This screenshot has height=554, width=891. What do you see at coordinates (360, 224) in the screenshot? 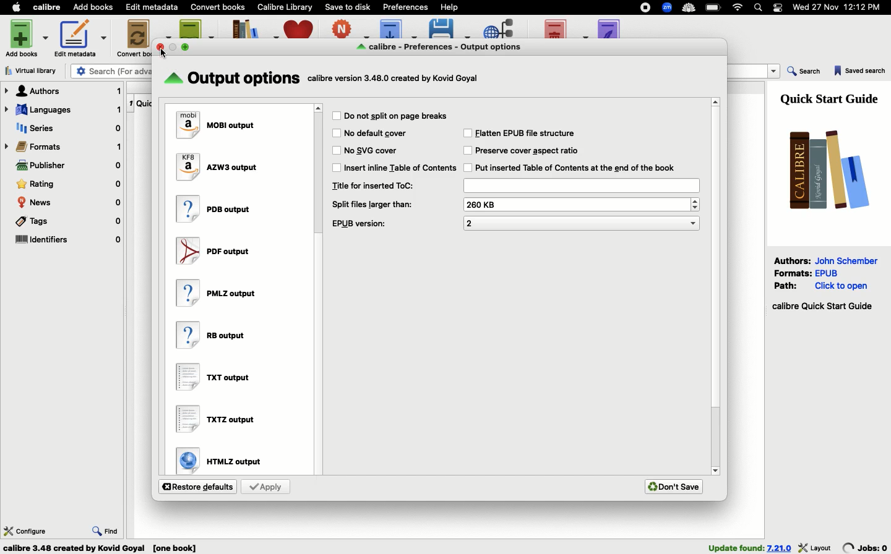
I see `EPUB version ` at bounding box center [360, 224].